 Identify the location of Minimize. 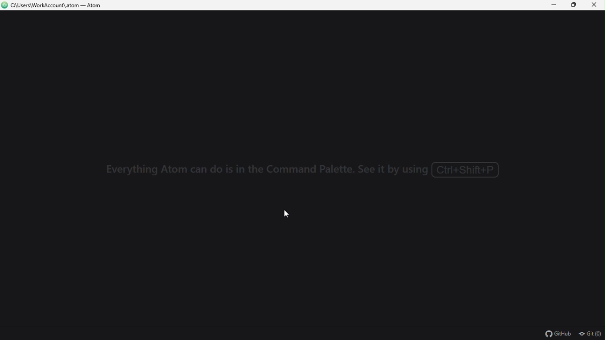
(551, 6).